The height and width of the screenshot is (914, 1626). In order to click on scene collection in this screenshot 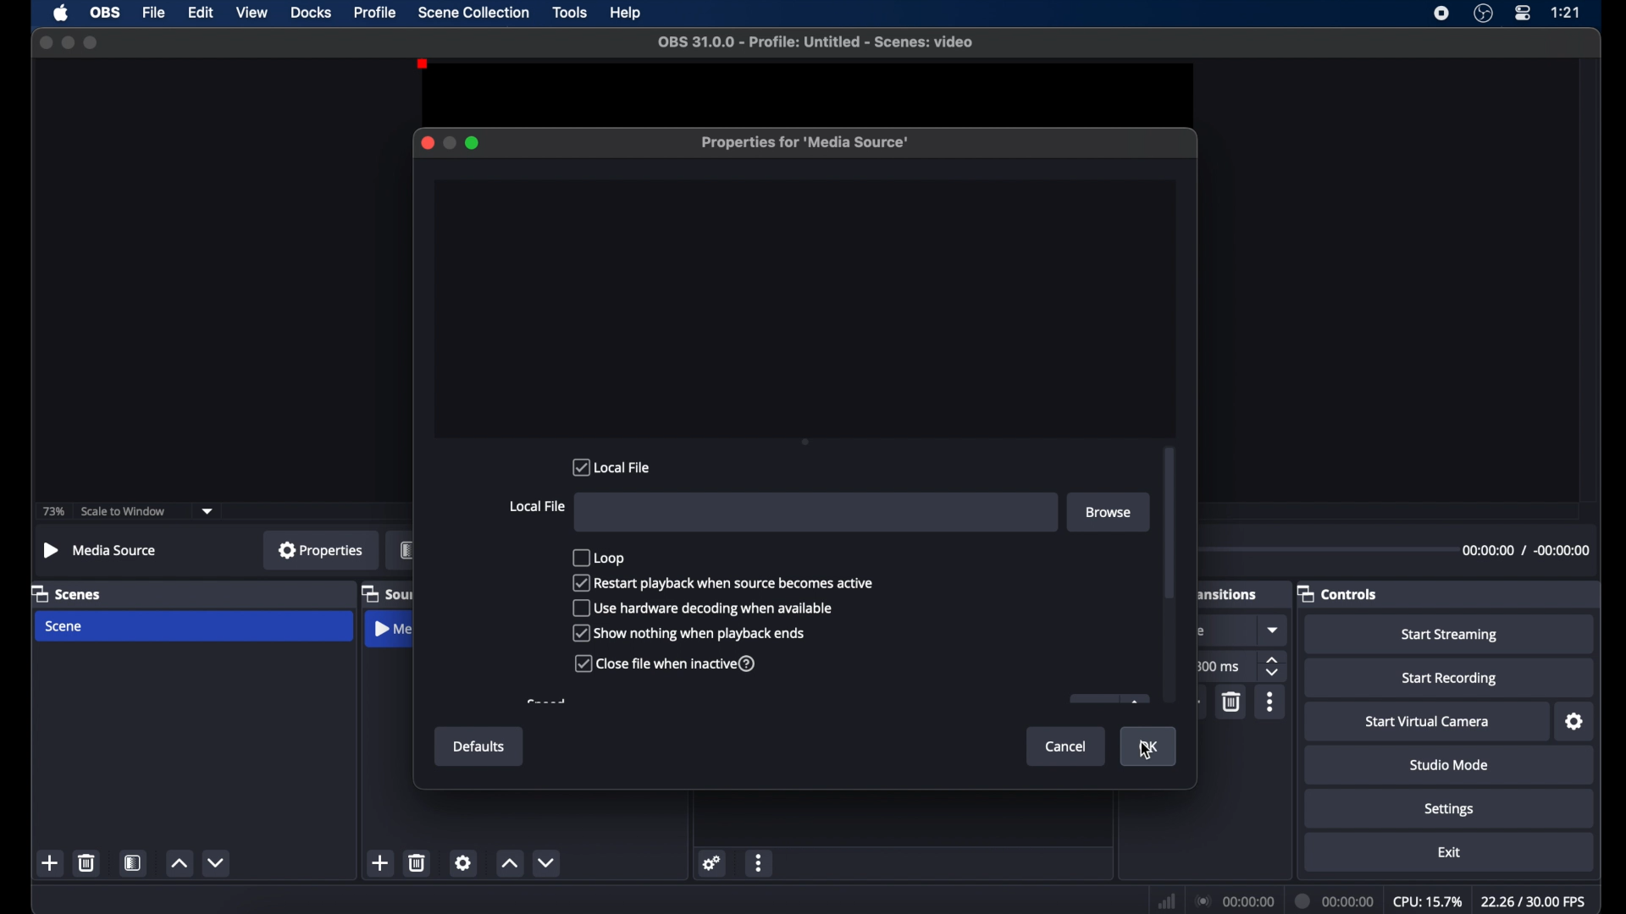, I will do `click(472, 13)`.